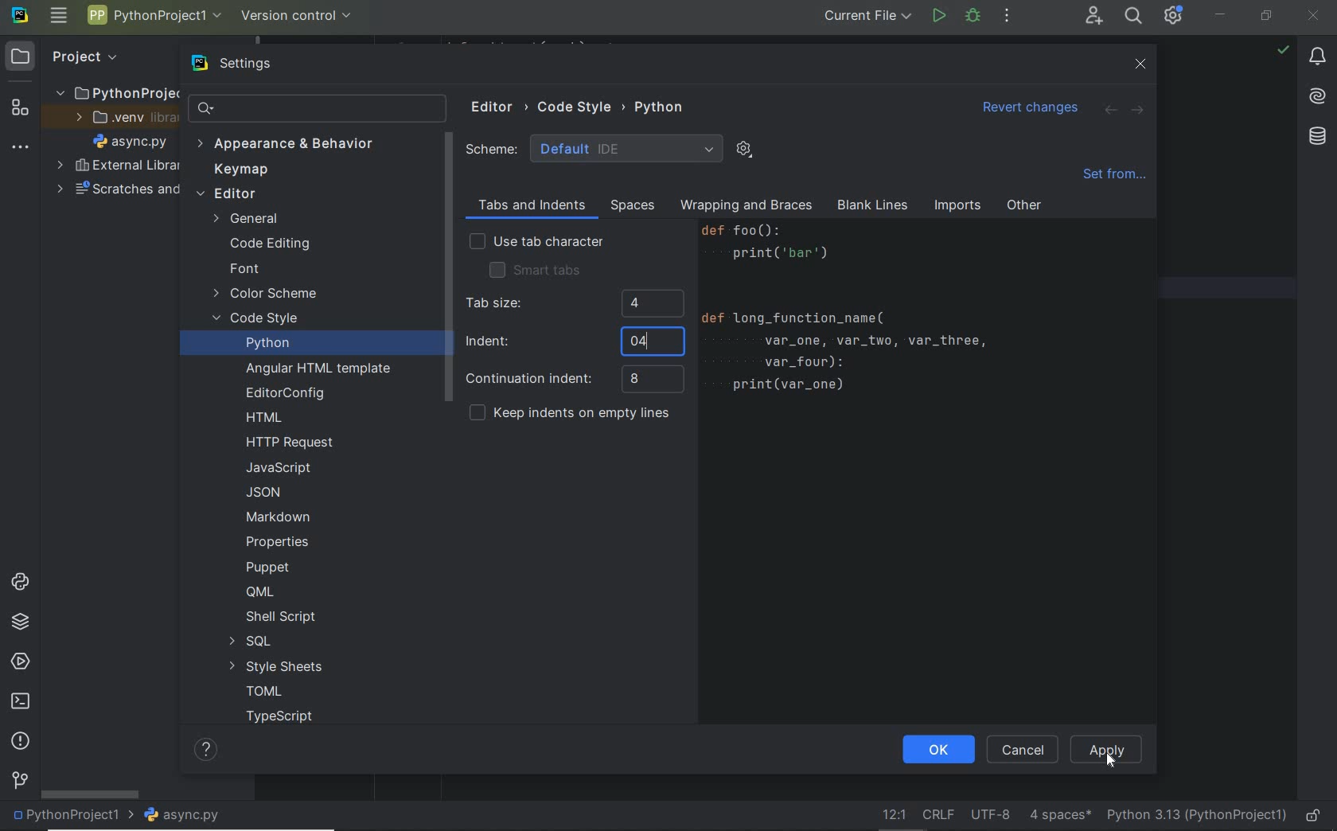 The width and height of the screenshot is (1337, 831). What do you see at coordinates (226, 195) in the screenshot?
I see `editor` at bounding box center [226, 195].